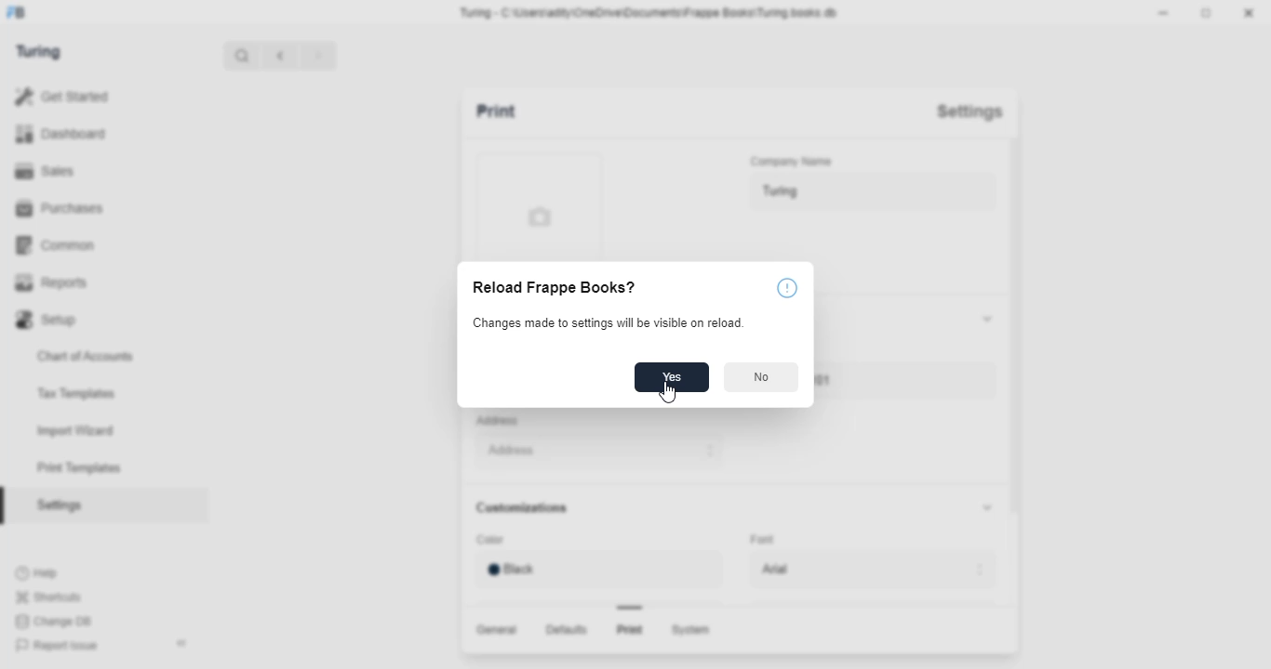 The height and width of the screenshot is (669, 1271). Describe the element at coordinates (183, 643) in the screenshot. I see `collapse` at that location.